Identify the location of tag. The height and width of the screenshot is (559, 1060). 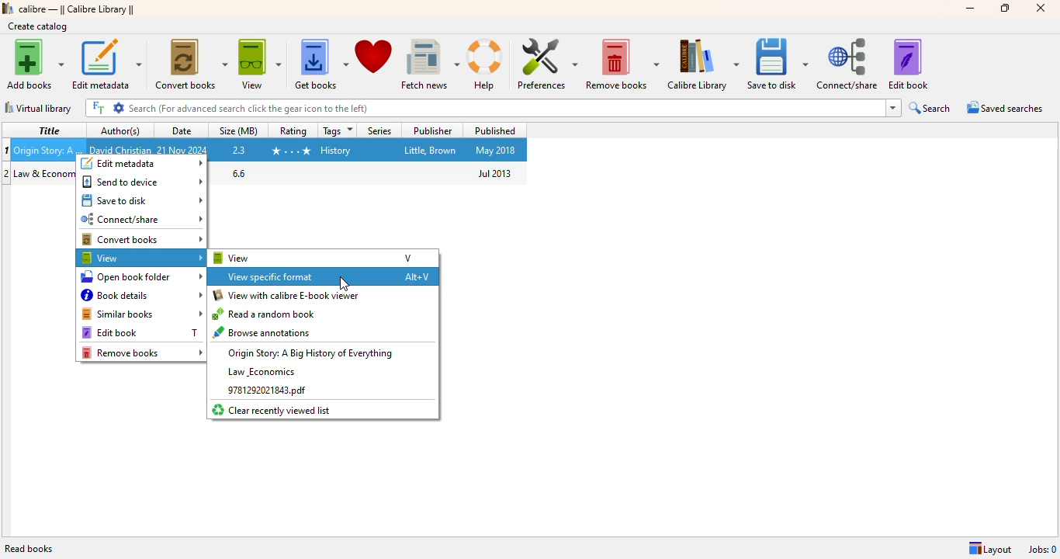
(336, 151).